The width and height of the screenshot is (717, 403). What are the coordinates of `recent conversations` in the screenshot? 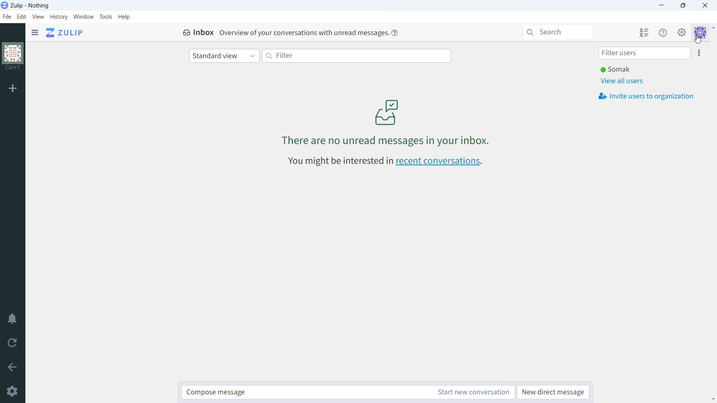 It's located at (439, 162).